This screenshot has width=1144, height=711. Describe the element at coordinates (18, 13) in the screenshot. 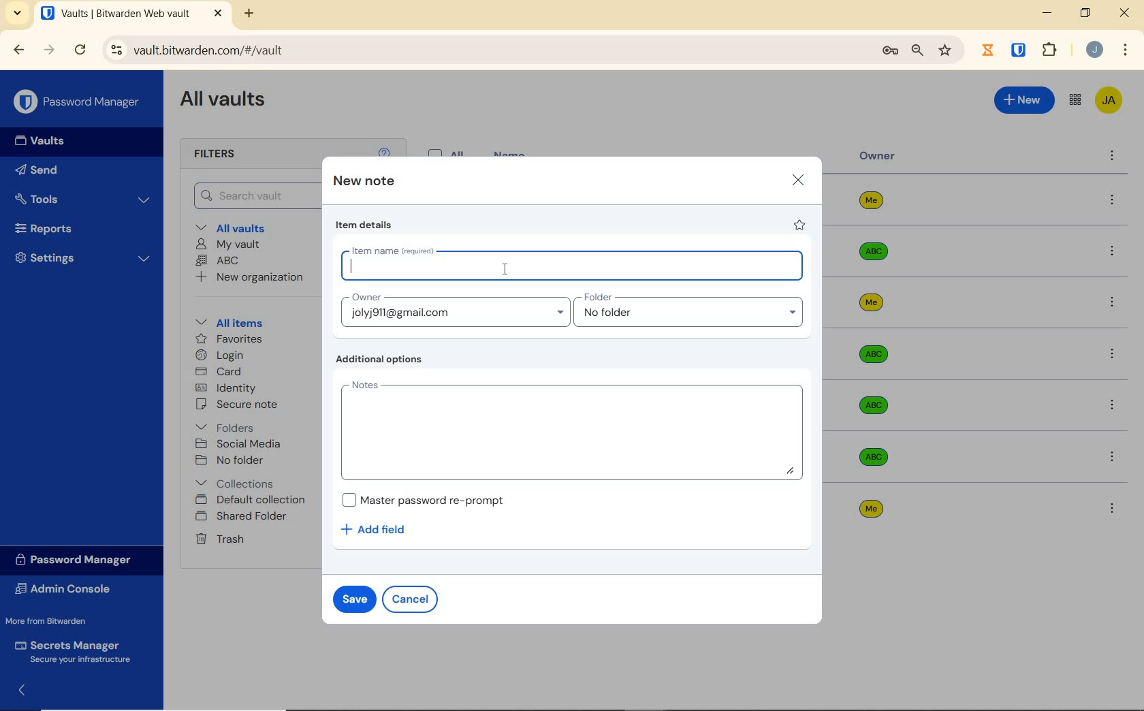

I see `search tabs` at that location.